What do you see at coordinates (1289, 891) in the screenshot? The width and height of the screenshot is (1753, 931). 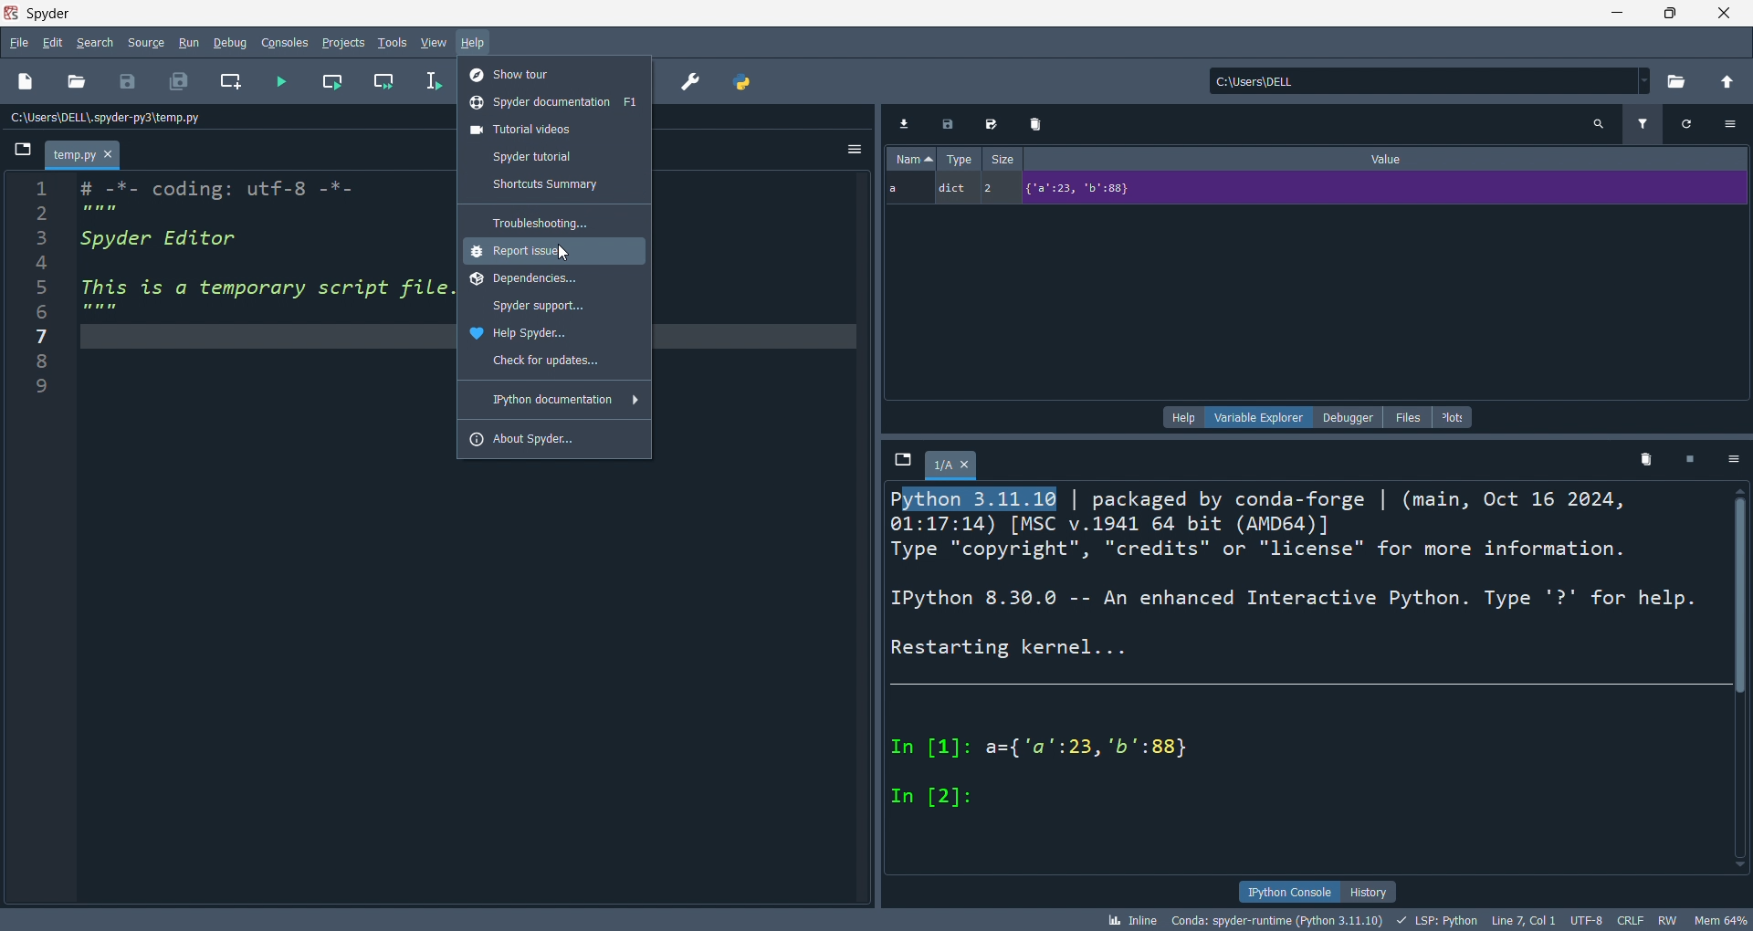 I see `ipython console` at bounding box center [1289, 891].